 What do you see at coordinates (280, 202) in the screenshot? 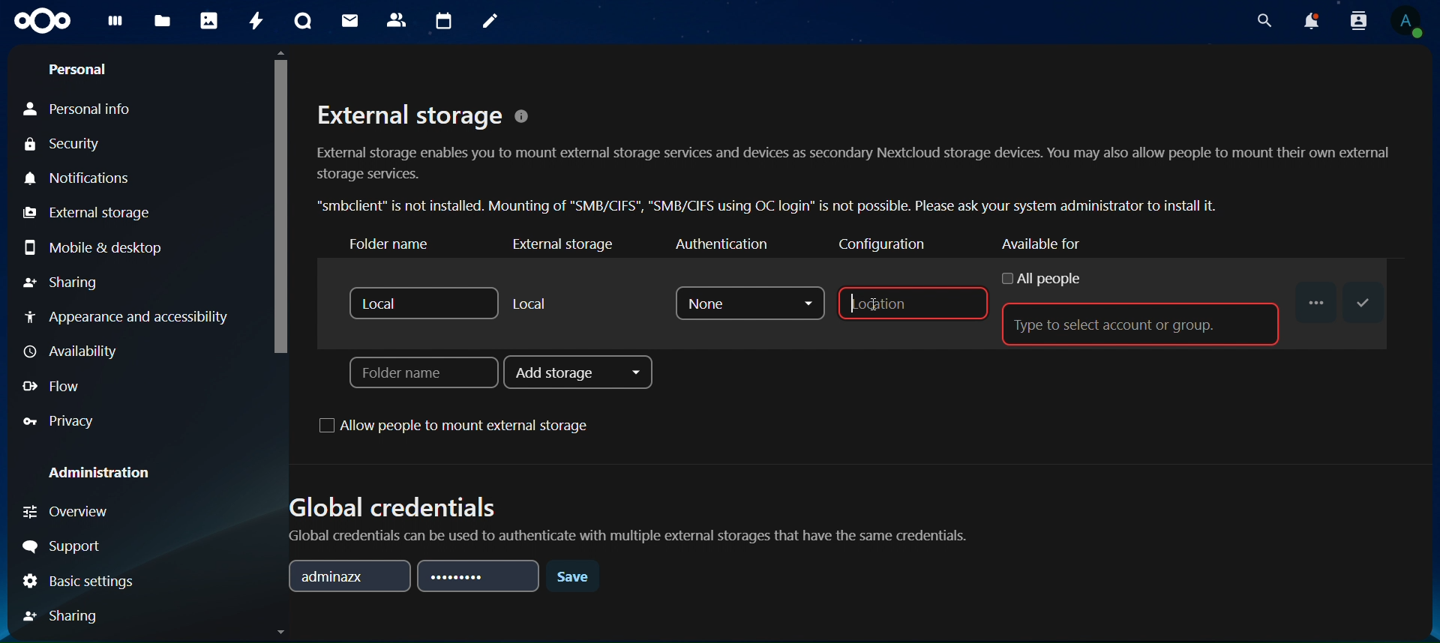
I see `cursor` at bounding box center [280, 202].